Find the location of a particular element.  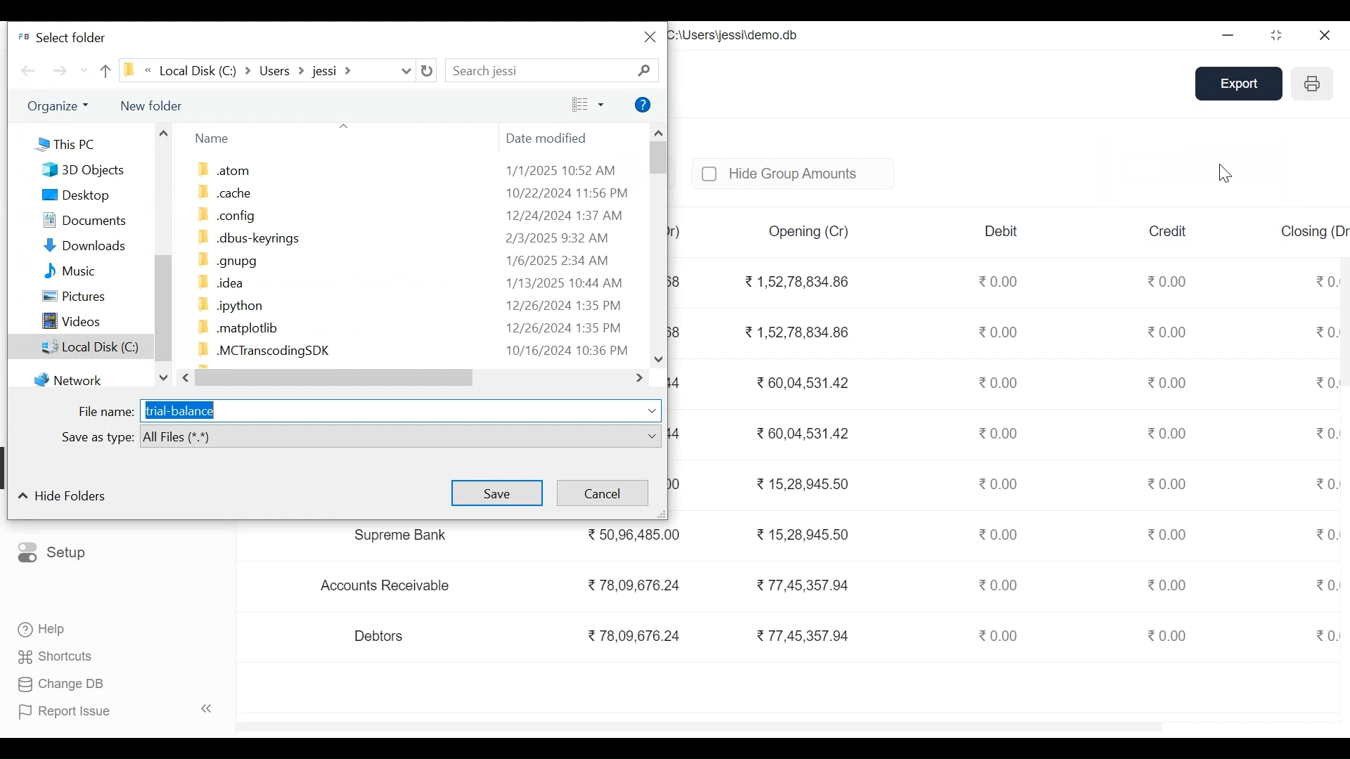

Scroll left is located at coordinates (188, 377).